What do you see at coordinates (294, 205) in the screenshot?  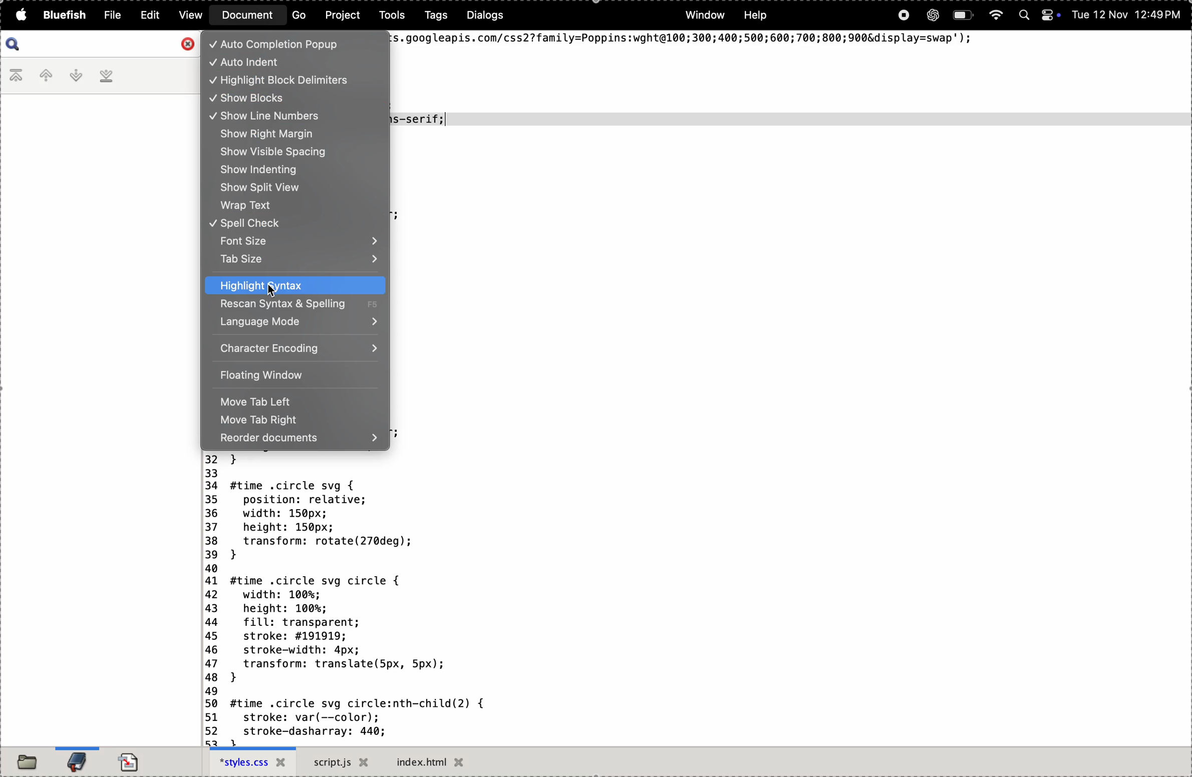 I see `wrap text` at bounding box center [294, 205].